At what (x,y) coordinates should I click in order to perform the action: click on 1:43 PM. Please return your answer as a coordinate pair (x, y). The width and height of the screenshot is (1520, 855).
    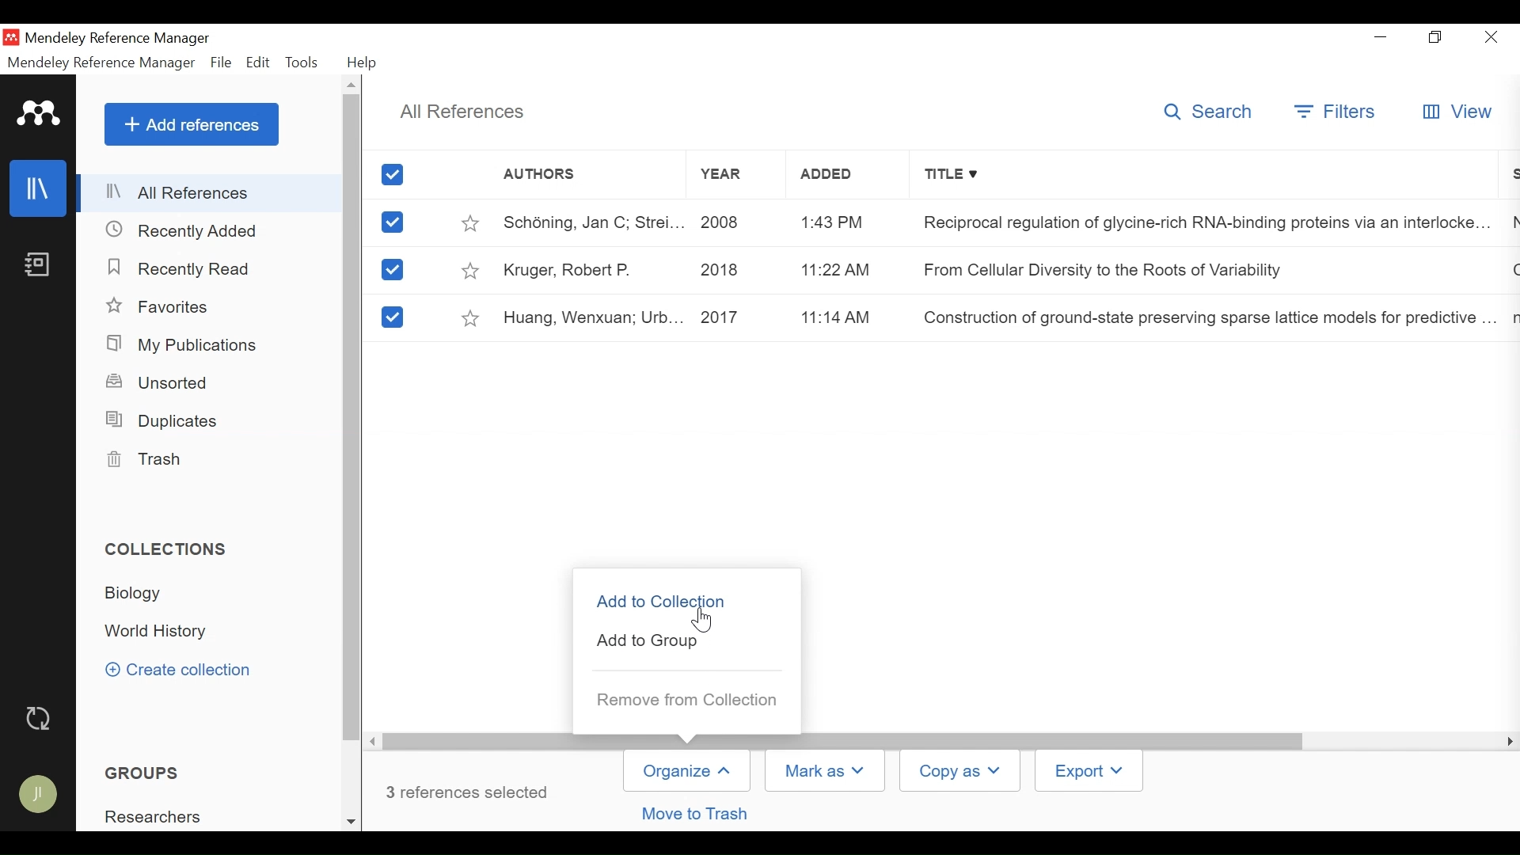
    Looking at the image, I should click on (838, 223).